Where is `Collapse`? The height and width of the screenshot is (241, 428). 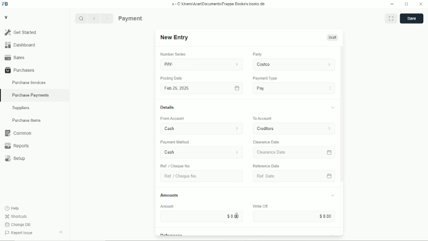 Collapse is located at coordinates (61, 232).